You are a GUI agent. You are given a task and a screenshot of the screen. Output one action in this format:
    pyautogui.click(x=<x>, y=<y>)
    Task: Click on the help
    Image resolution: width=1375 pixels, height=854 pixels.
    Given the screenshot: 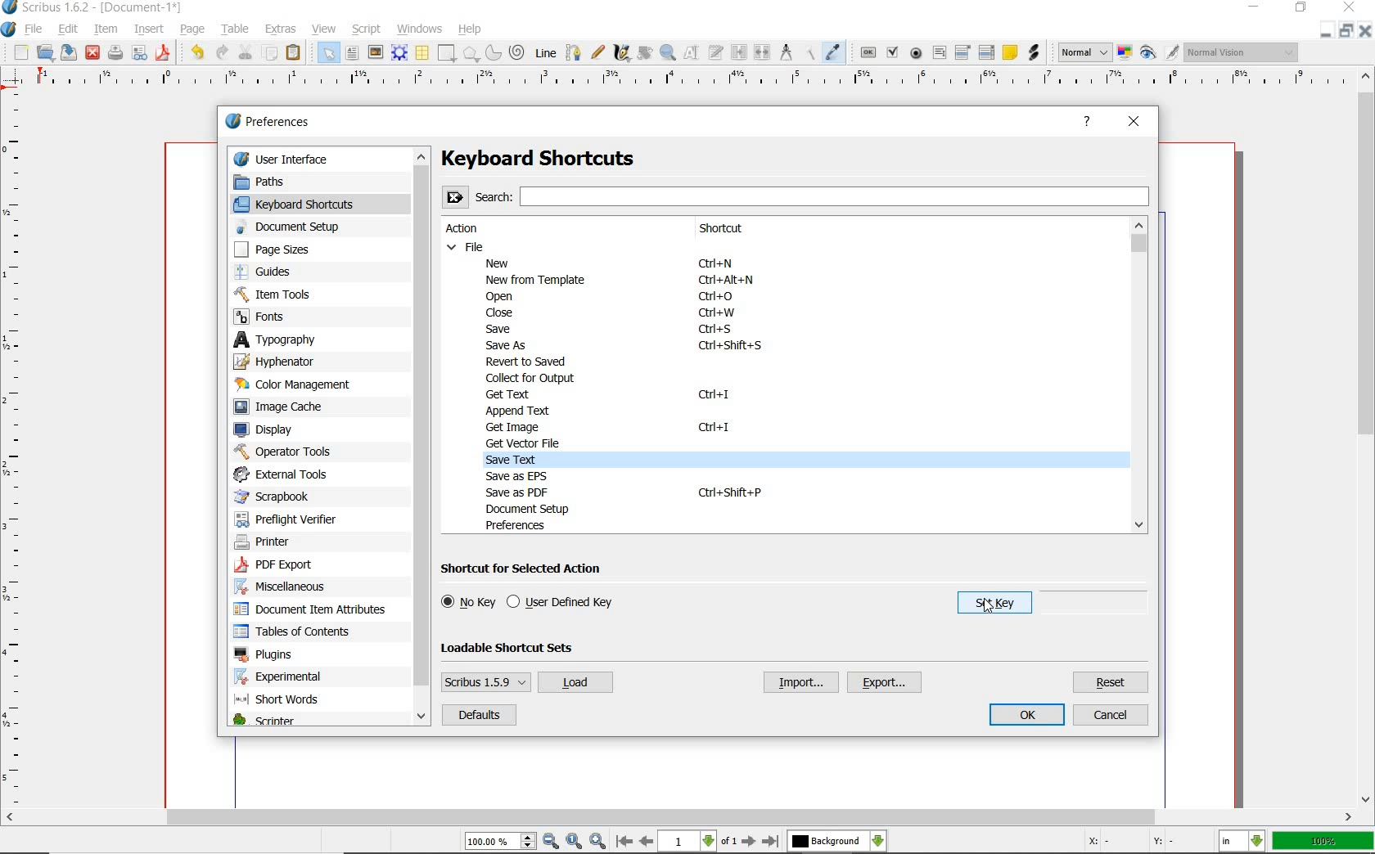 What is the action you would take?
    pyautogui.click(x=1087, y=122)
    